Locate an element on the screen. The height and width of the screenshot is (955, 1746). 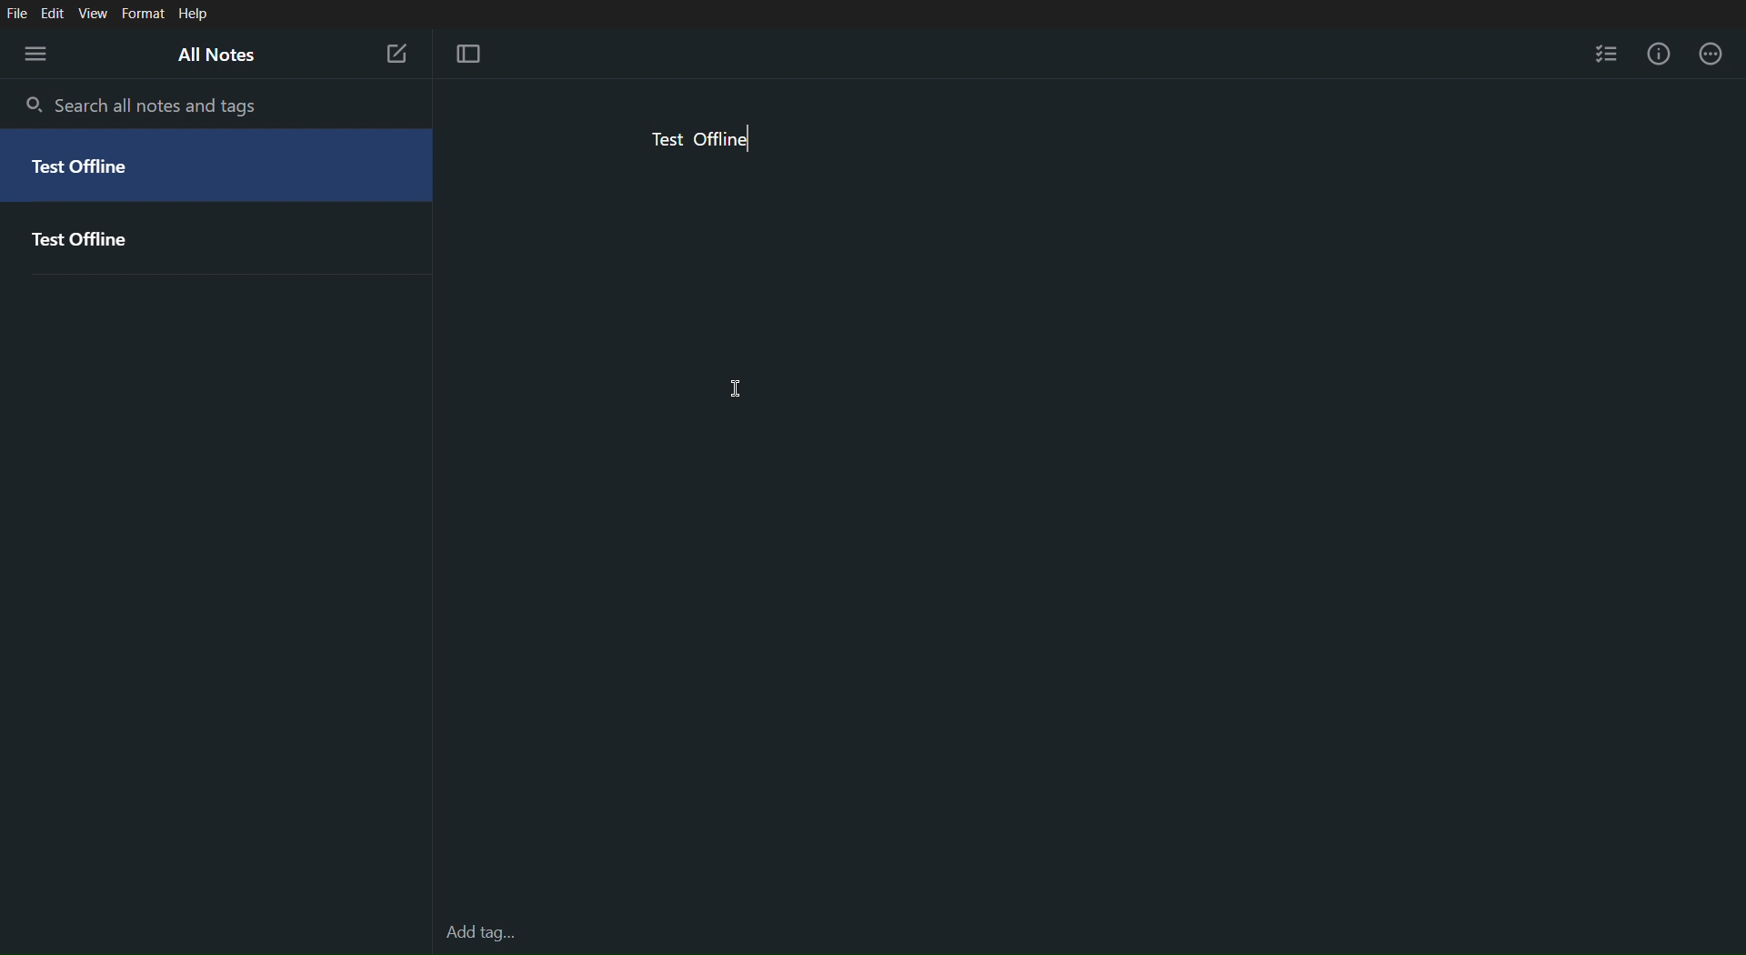
New Note is located at coordinates (396, 53).